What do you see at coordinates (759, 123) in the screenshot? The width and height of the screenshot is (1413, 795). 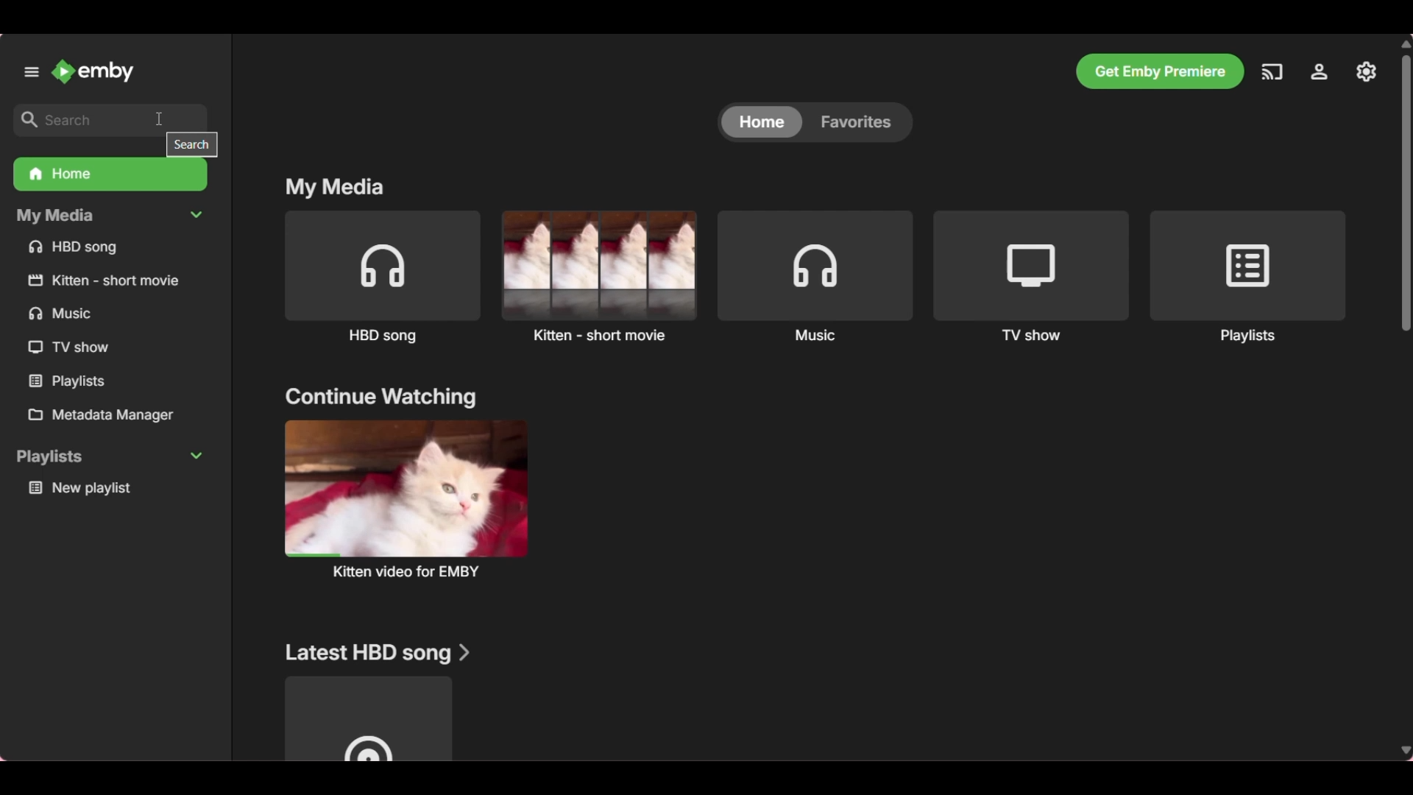 I see `home` at bounding box center [759, 123].